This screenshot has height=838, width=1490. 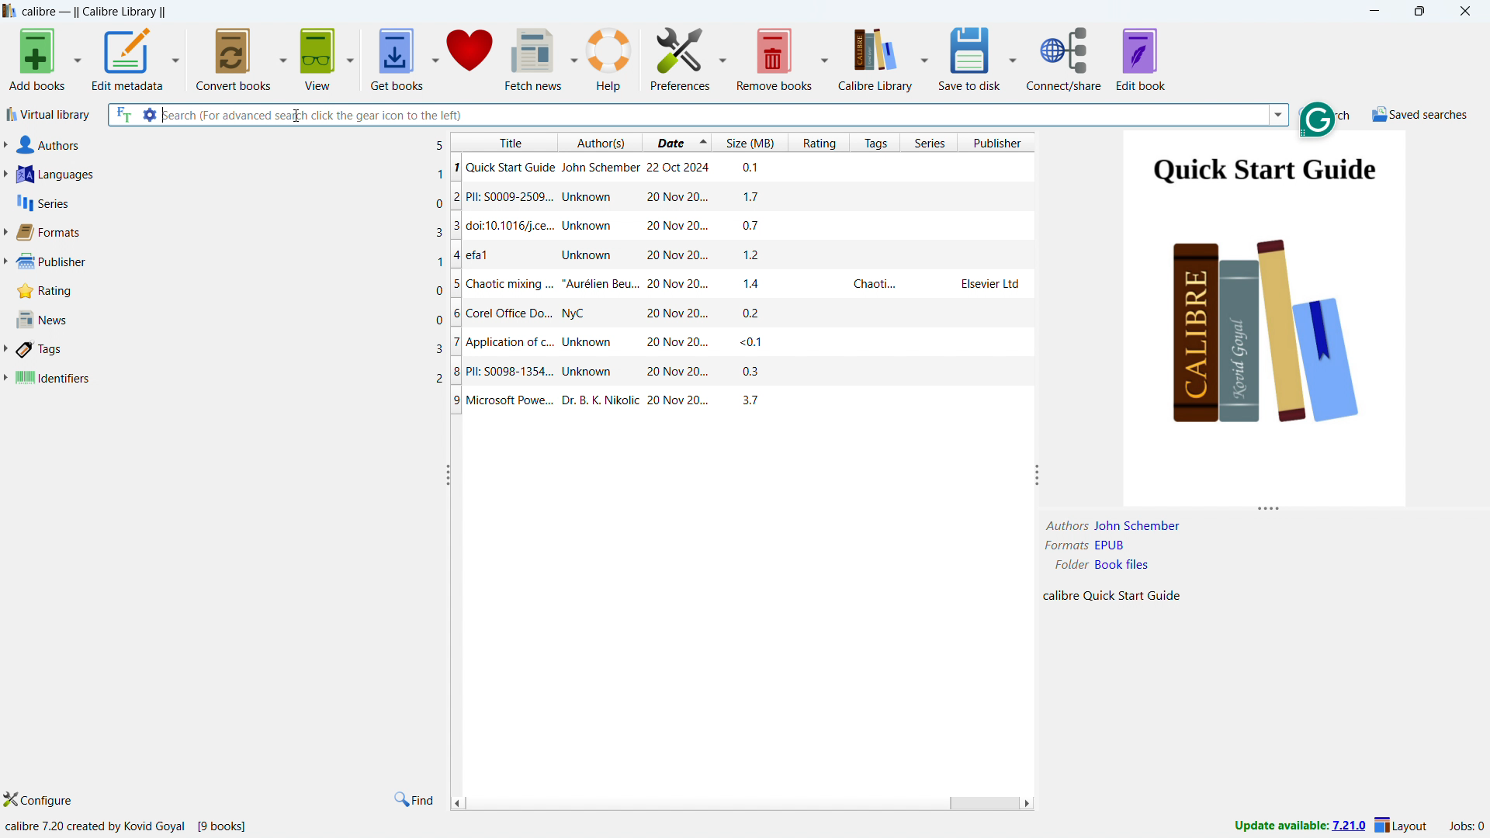 I want to click on active jobs, so click(x=1467, y=826).